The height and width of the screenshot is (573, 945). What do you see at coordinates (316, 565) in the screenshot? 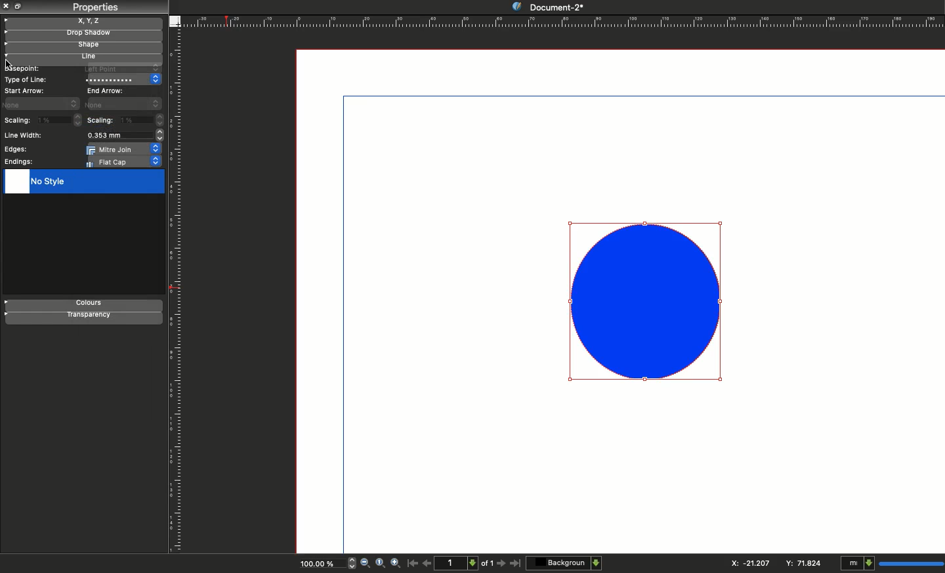
I see `100.00%` at bounding box center [316, 565].